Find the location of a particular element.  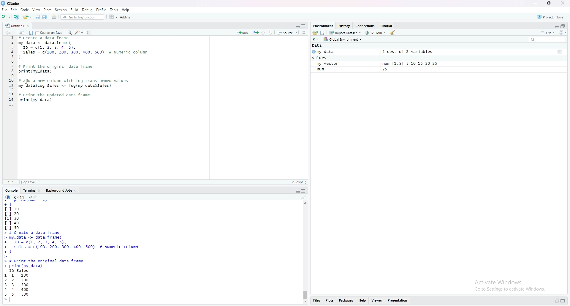

print the current file is located at coordinates (55, 17).